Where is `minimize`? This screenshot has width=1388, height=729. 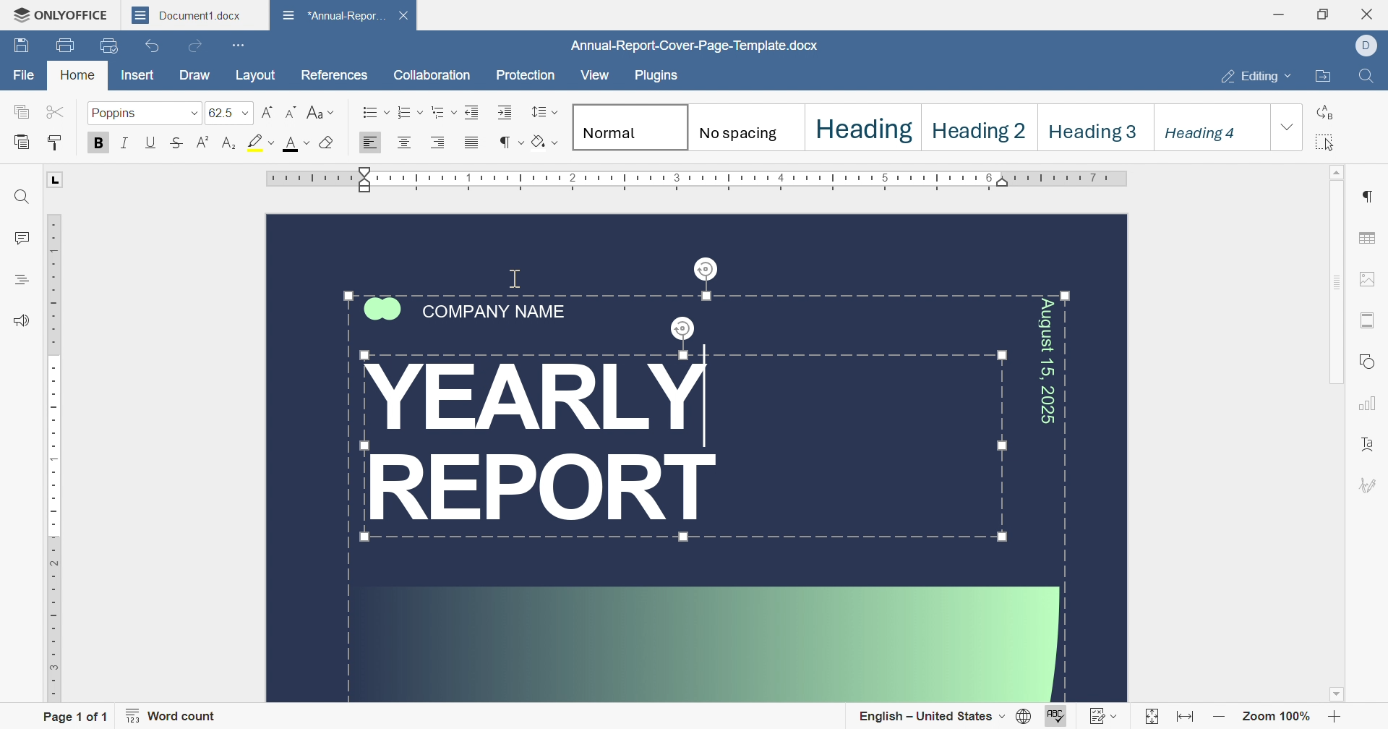 minimize is located at coordinates (1283, 12).